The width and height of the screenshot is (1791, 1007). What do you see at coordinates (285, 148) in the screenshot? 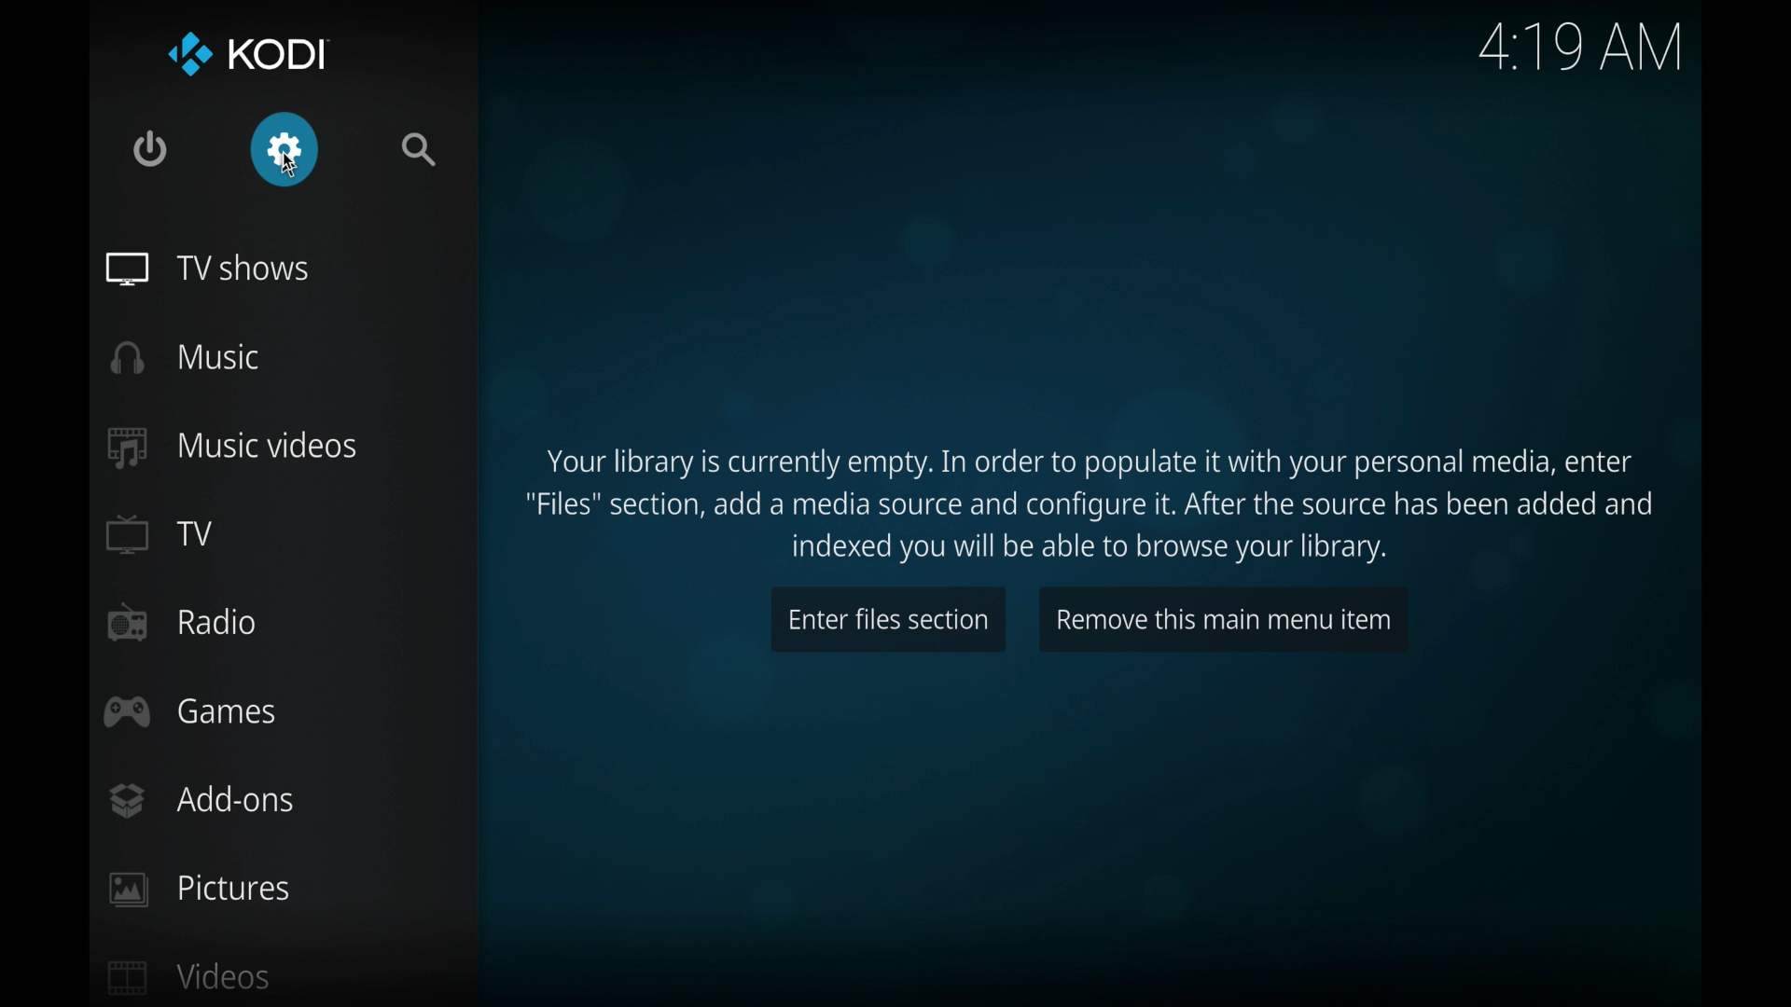
I see `settings` at bounding box center [285, 148].